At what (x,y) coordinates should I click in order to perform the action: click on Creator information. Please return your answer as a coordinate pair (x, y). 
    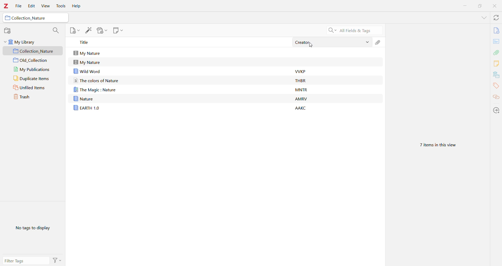
    Looking at the image, I should click on (303, 71).